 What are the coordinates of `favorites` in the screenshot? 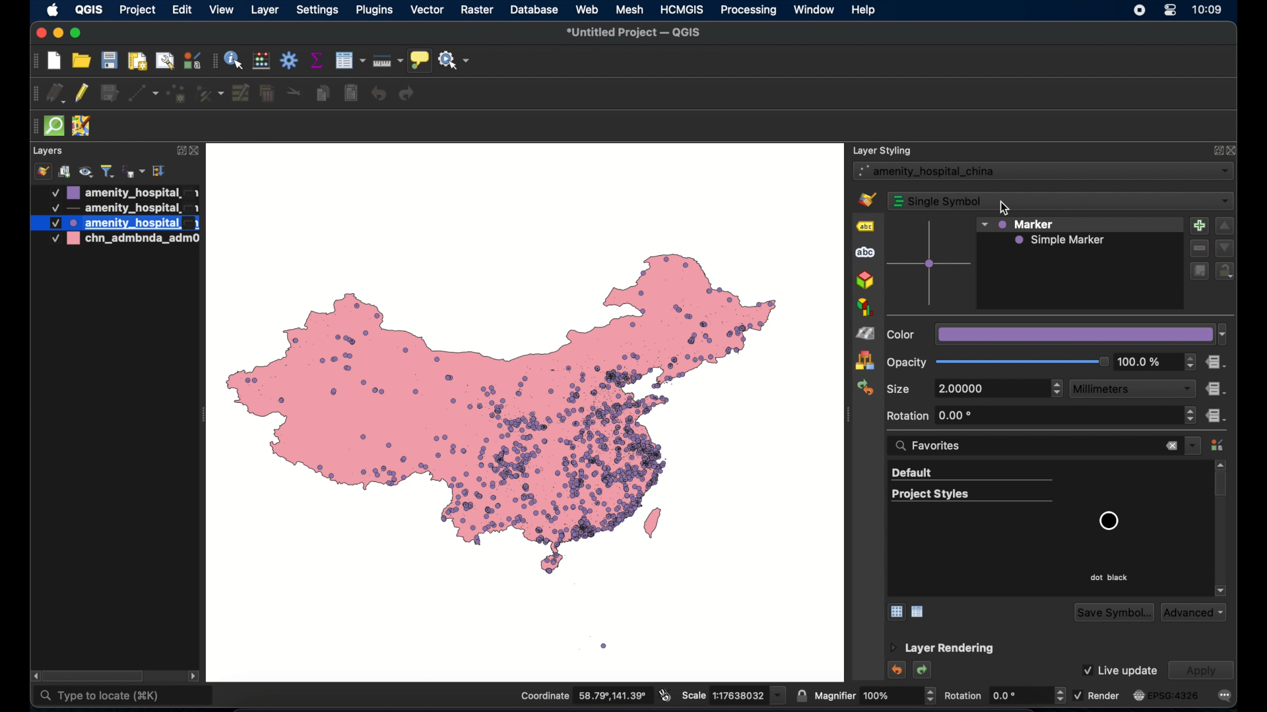 It's located at (934, 446).